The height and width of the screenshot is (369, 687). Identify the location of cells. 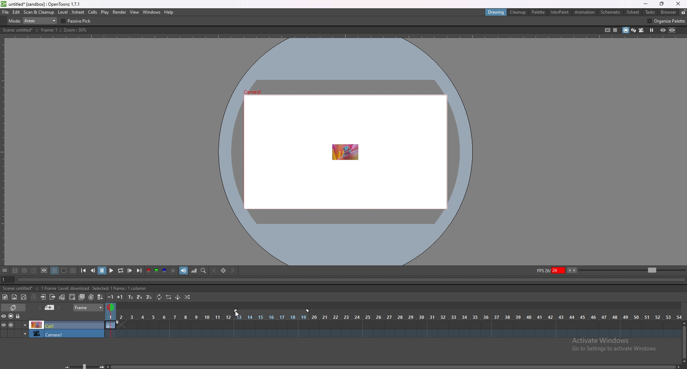
(93, 12).